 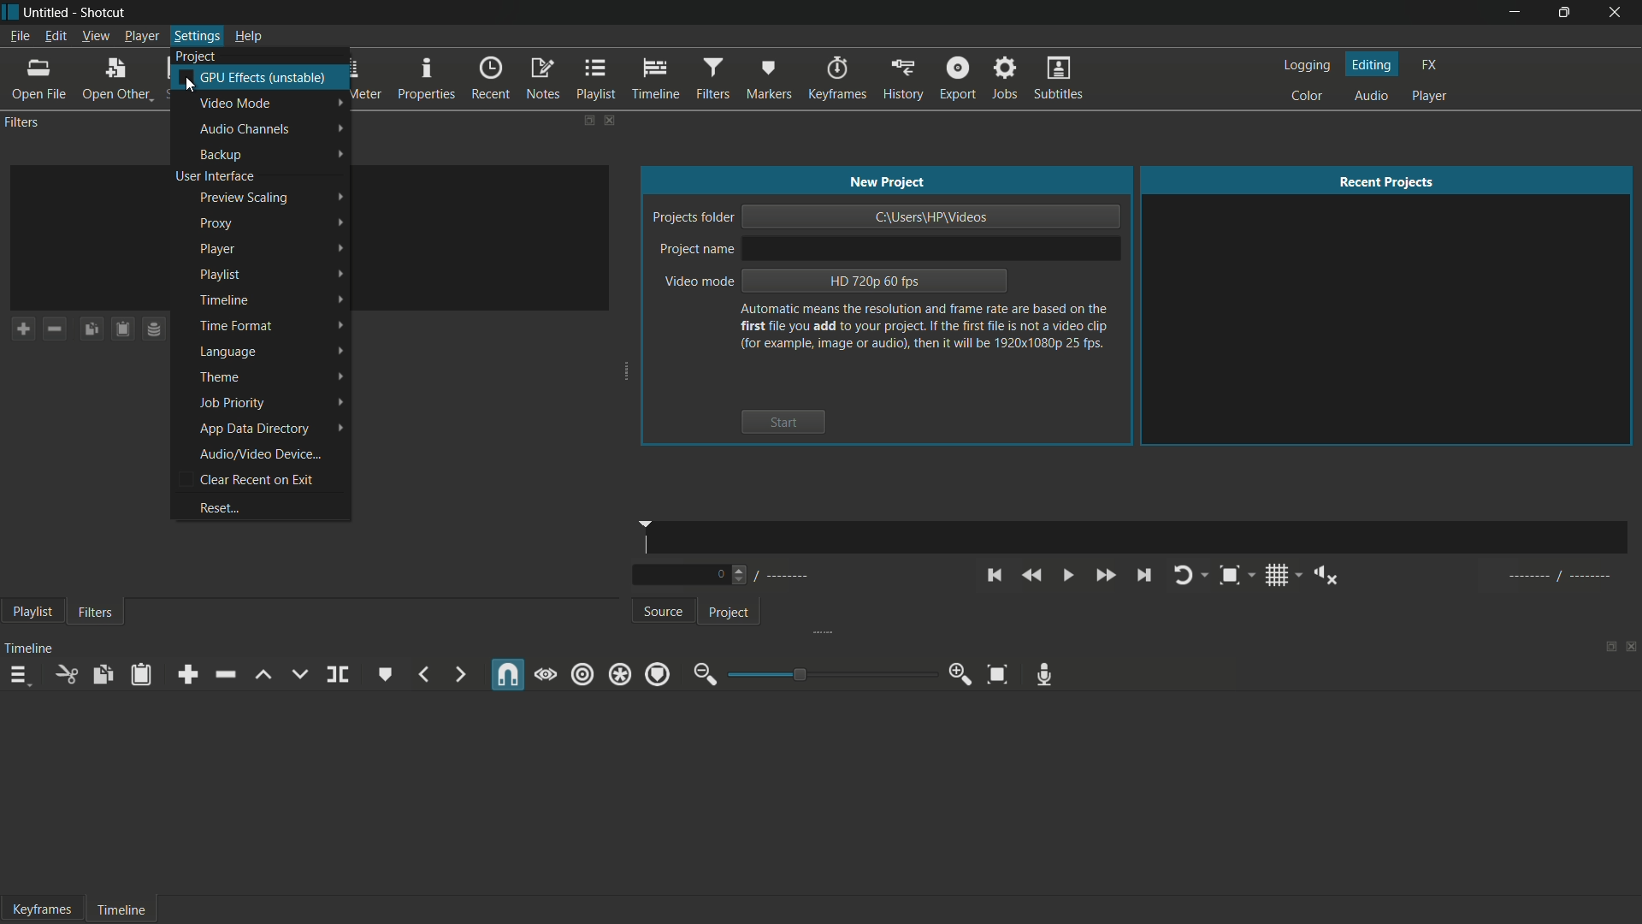 I want to click on project name, so click(x=697, y=250).